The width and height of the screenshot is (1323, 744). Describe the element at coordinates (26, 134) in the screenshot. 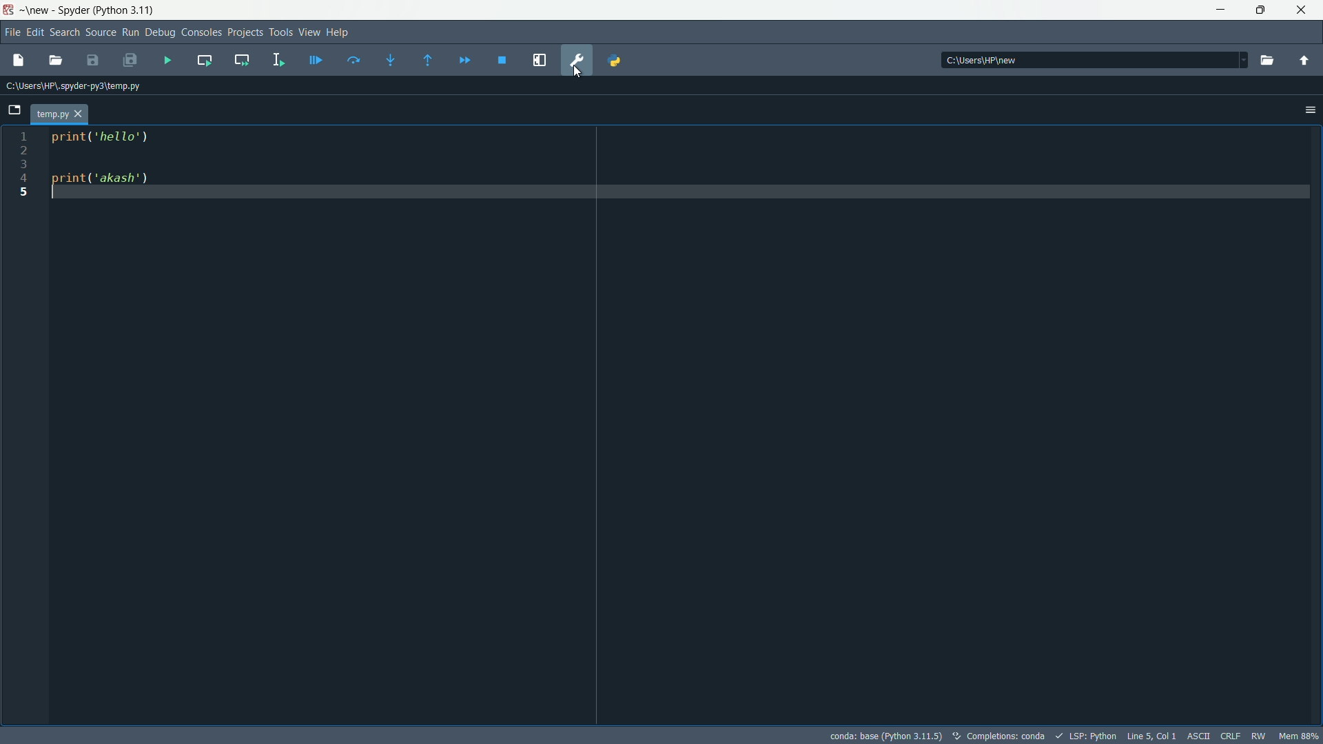

I see `1` at that location.